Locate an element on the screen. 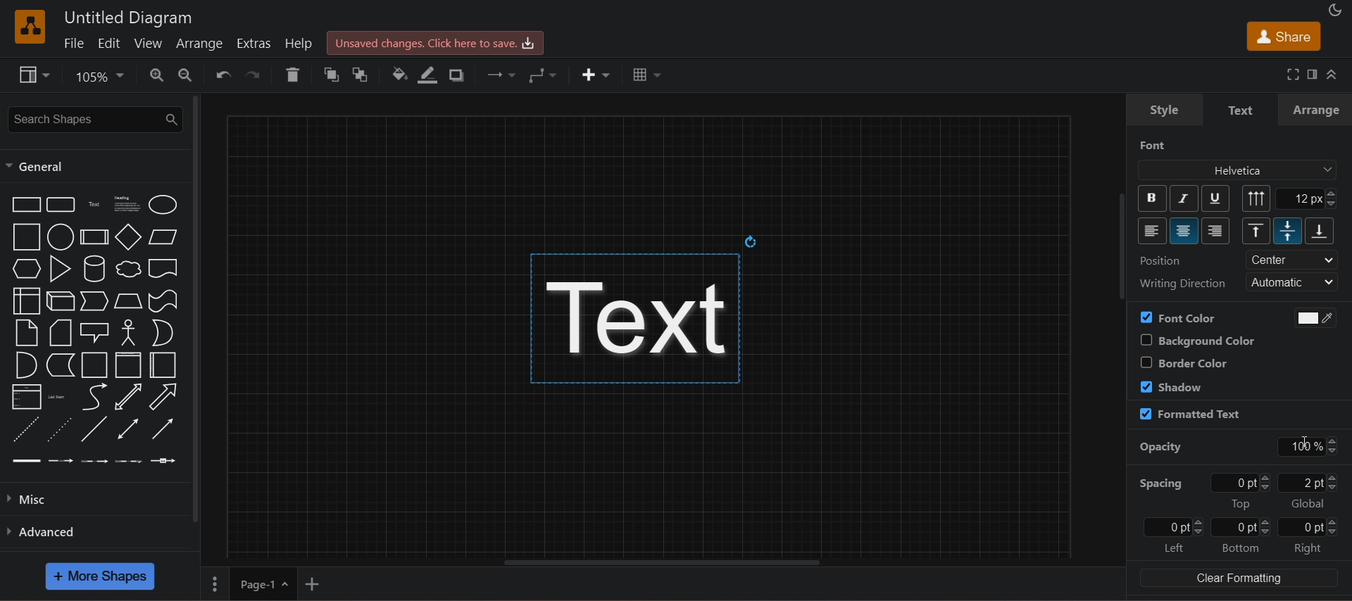  connector with symbol is located at coordinates (164, 461).